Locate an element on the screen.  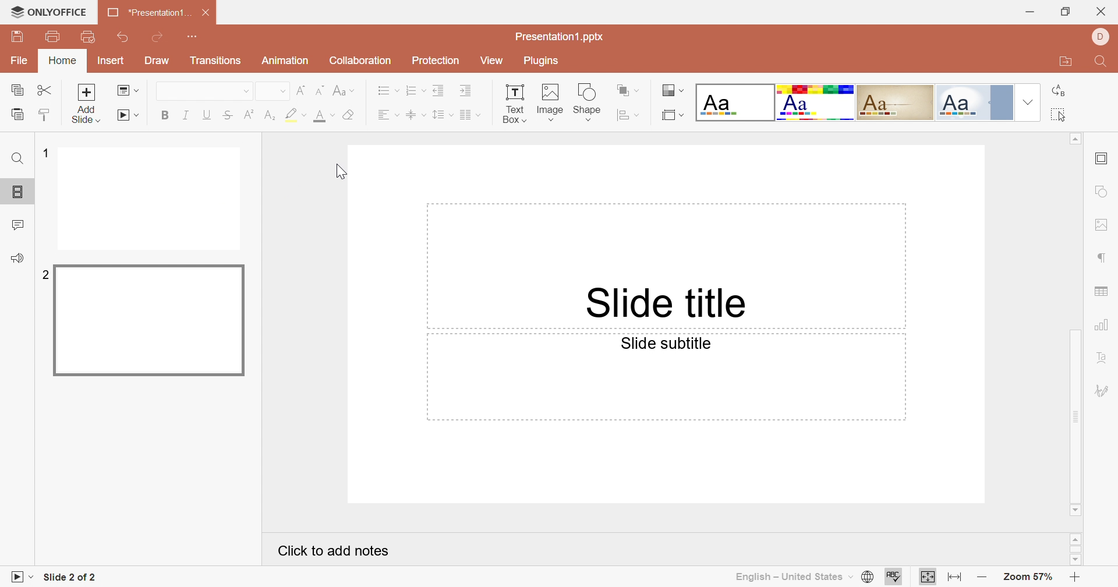
Draw is located at coordinates (158, 61).